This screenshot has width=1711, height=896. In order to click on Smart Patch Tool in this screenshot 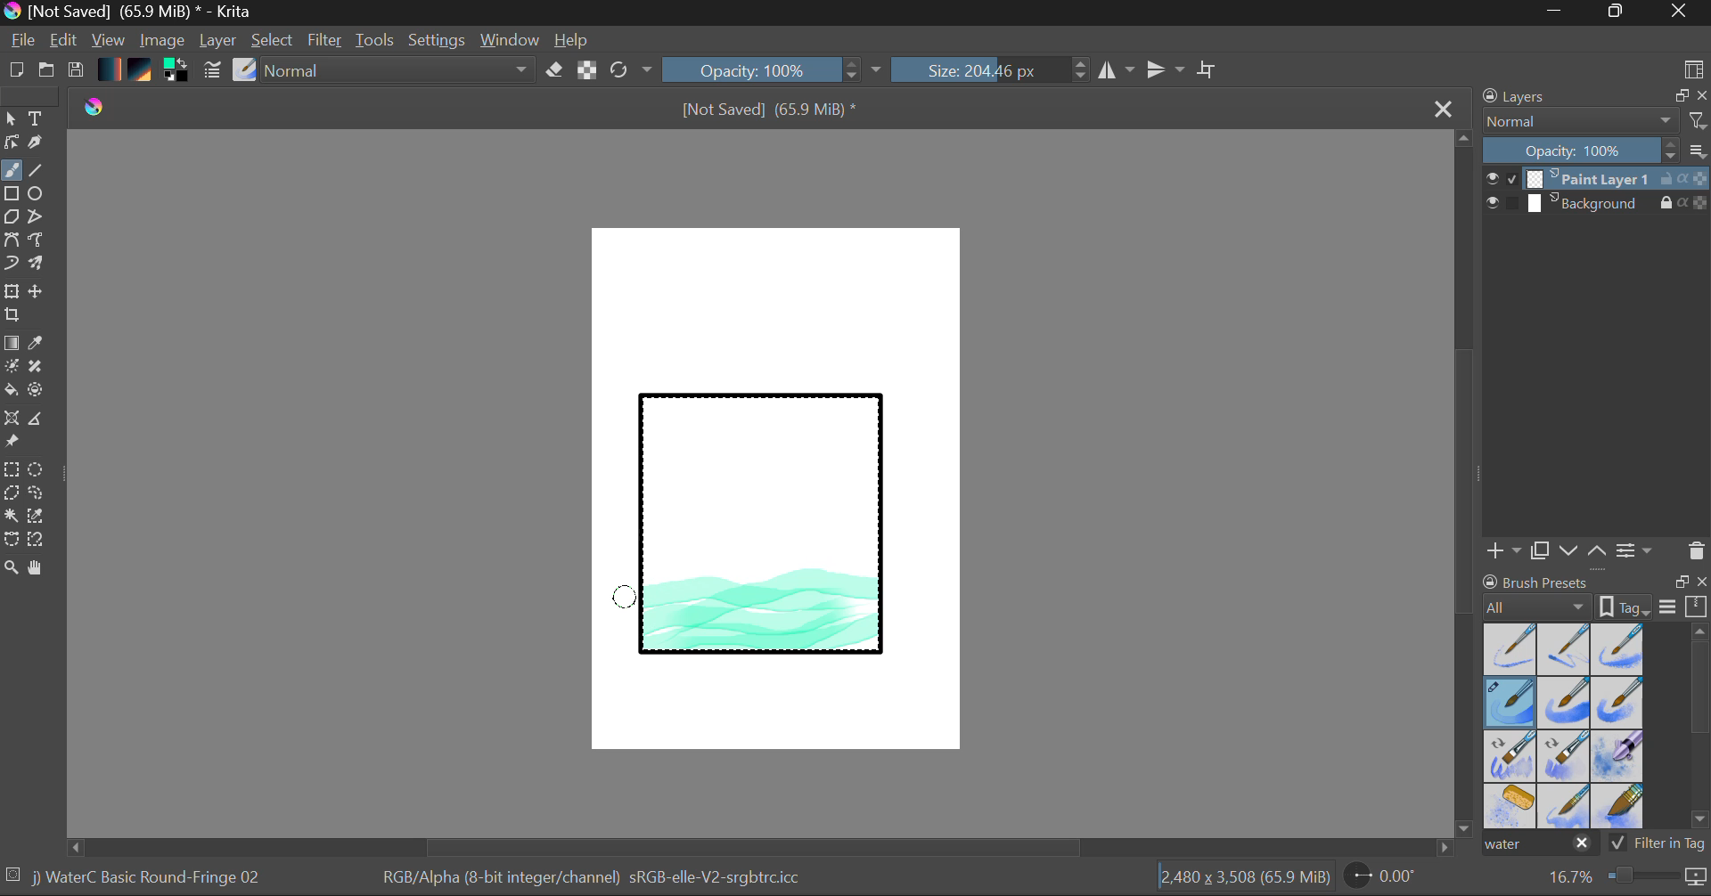, I will do `click(42, 370)`.